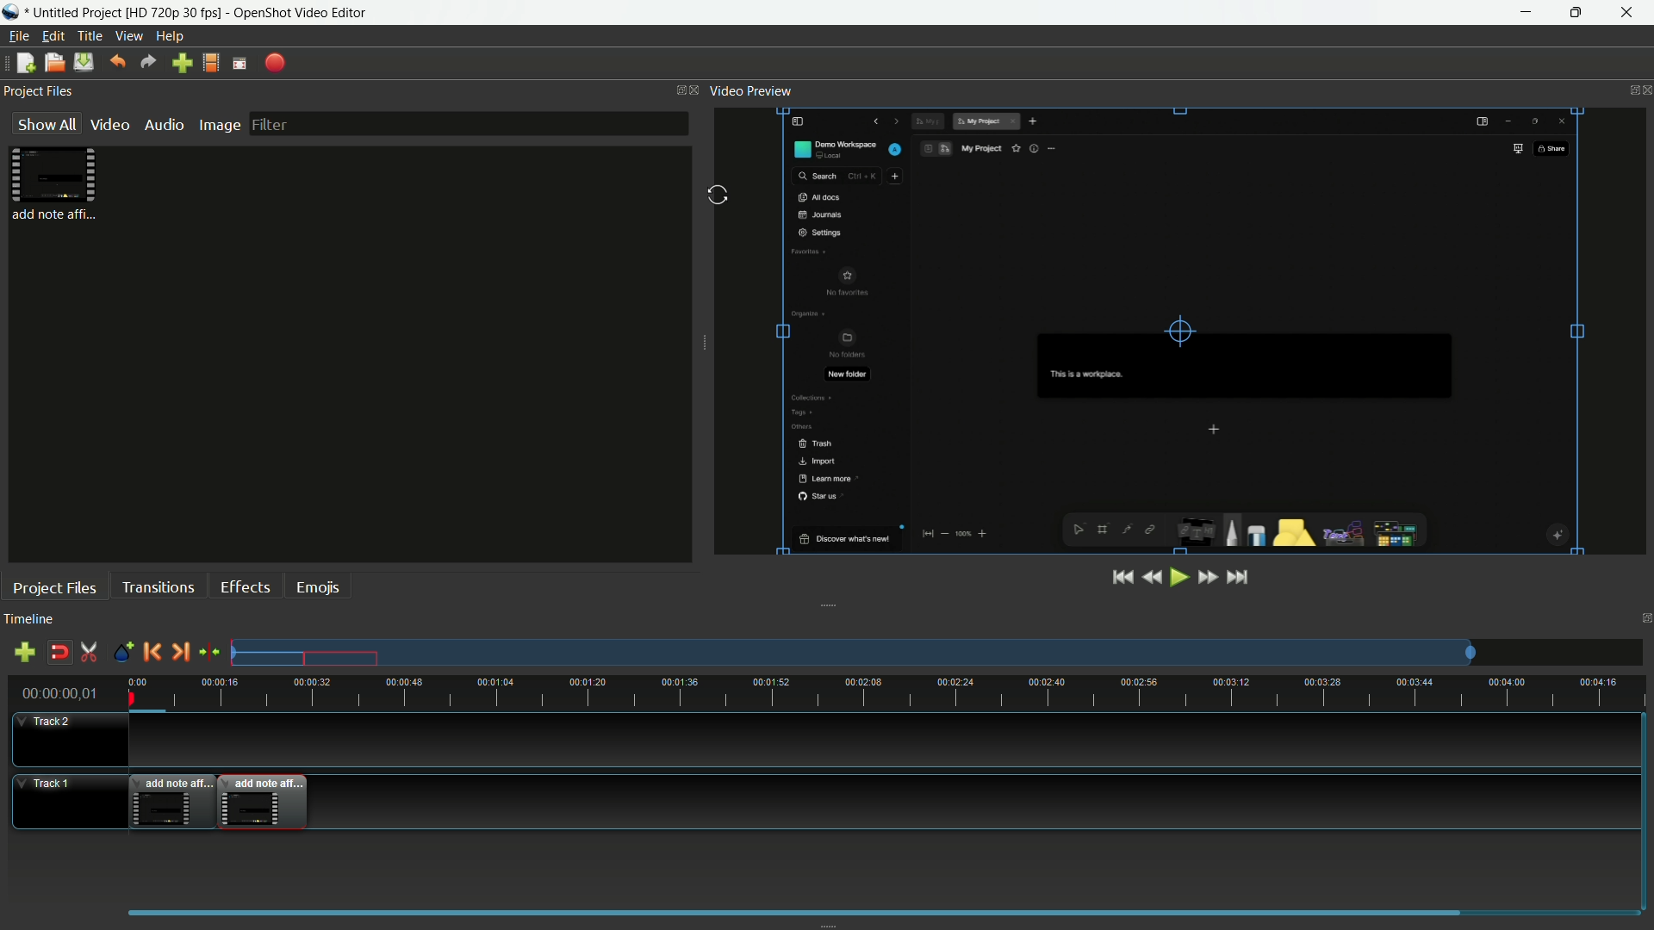 Image resolution: width=1654 pixels, height=930 pixels. I want to click on filter bar, so click(468, 123).